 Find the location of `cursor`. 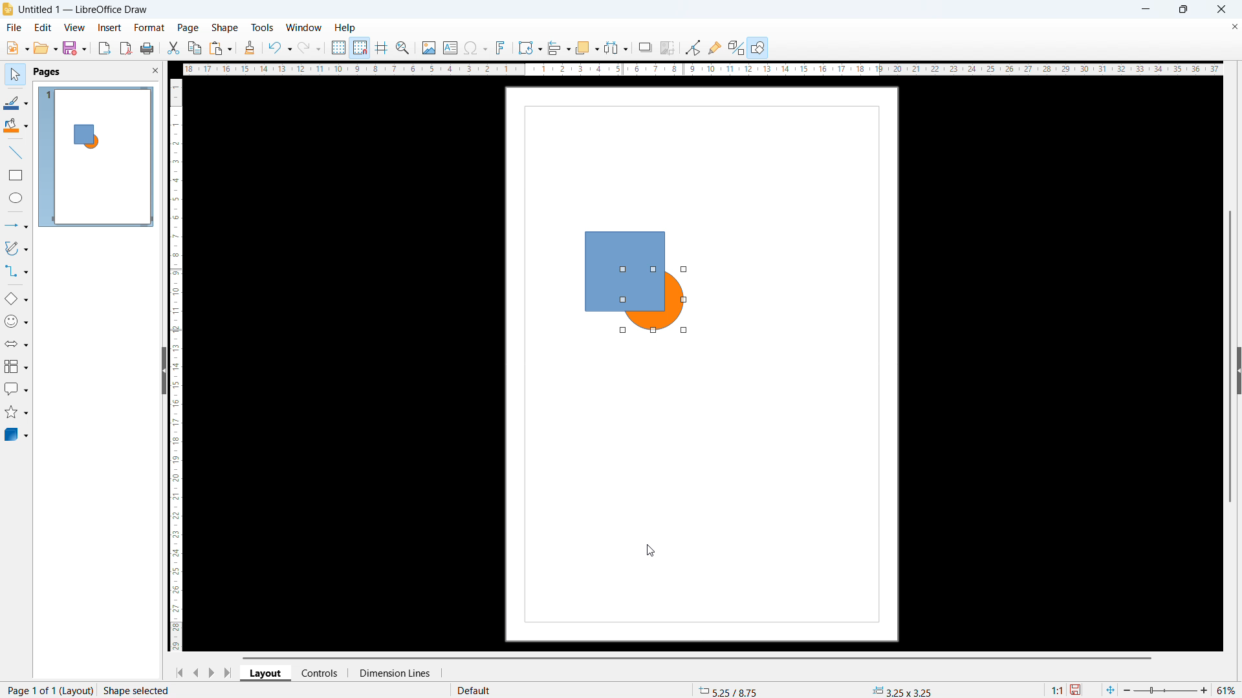

cursor is located at coordinates (650, 551).